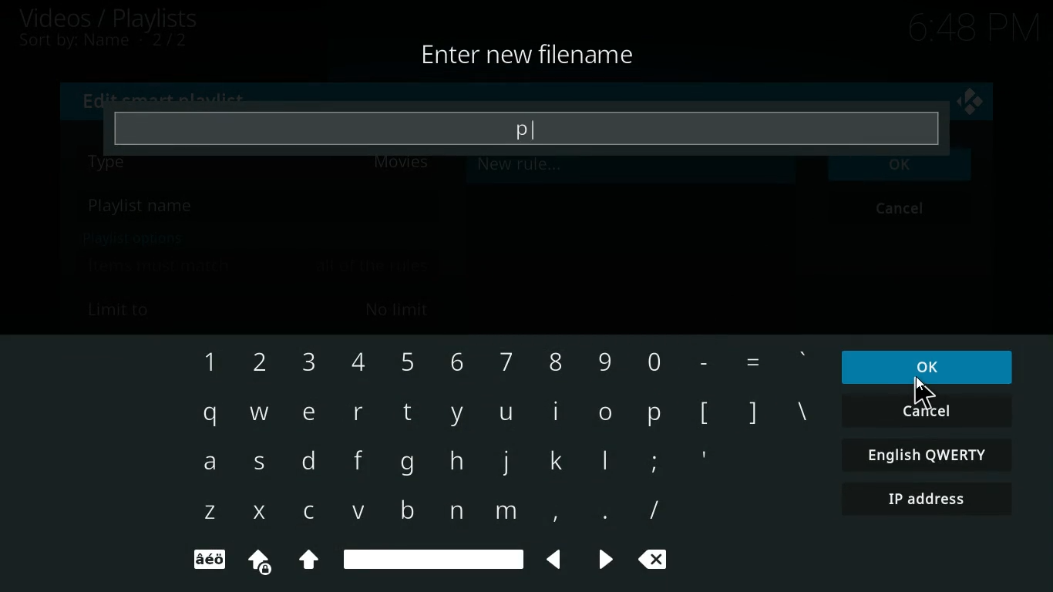  Describe the element at coordinates (453, 361) in the screenshot. I see `6` at that location.